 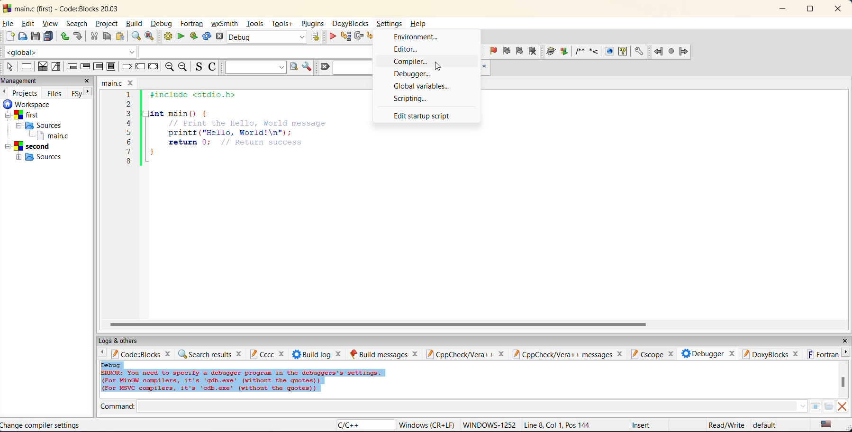 What do you see at coordinates (143, 354) in the screenshot?
I see `code:blocks` at bounding box center [143, 354].